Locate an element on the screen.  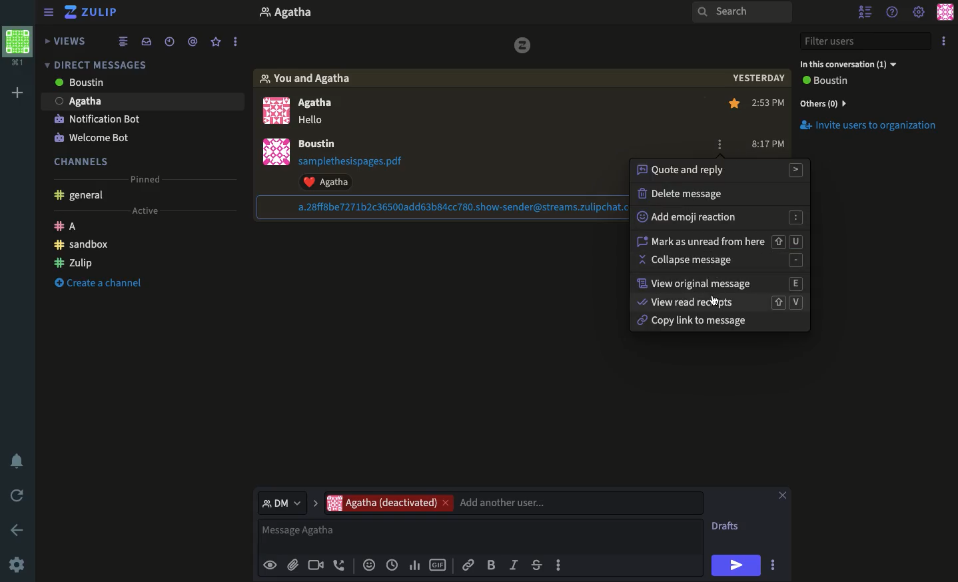
Inbox is located at coordinates (146, 41).